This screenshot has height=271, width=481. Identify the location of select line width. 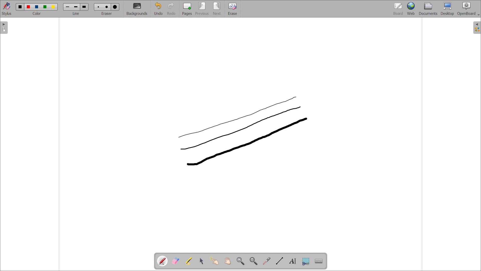
(76, 14).